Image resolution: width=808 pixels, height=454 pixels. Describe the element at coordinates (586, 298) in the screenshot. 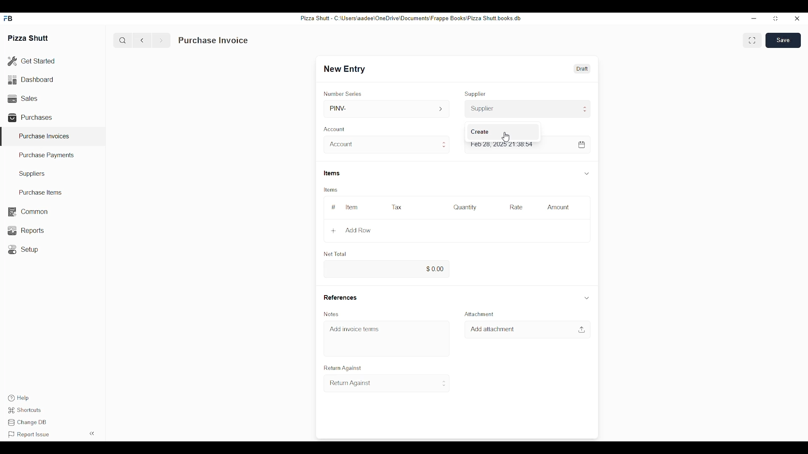

I see `down` at that location.